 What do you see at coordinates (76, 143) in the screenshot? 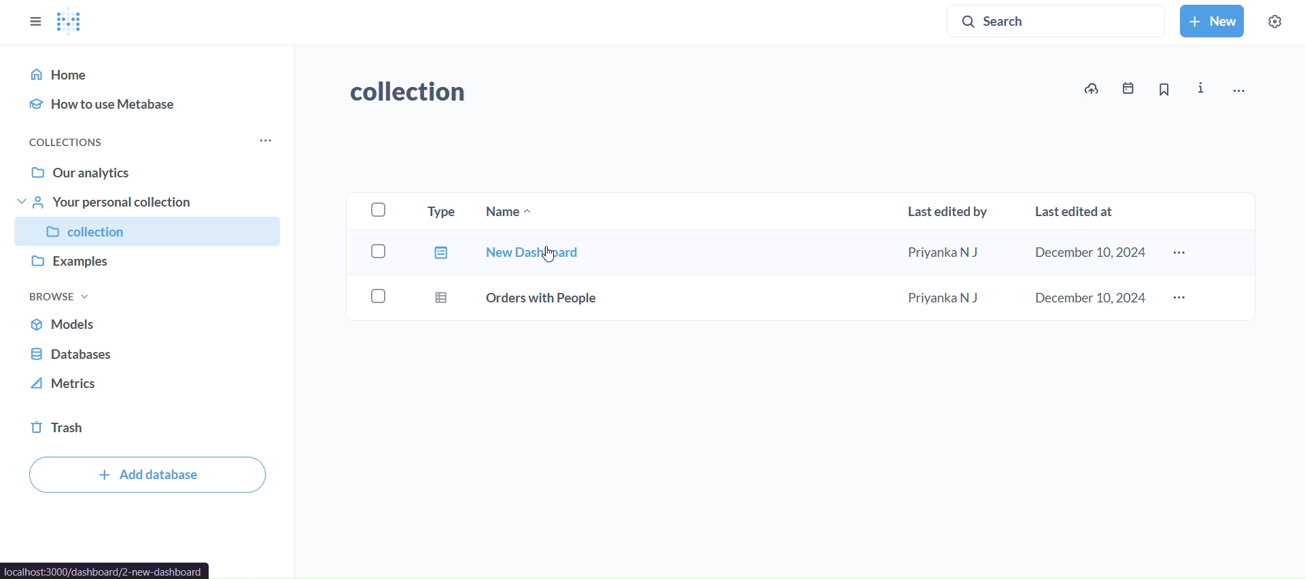
I see `collections` at bounding box center [76, 143].